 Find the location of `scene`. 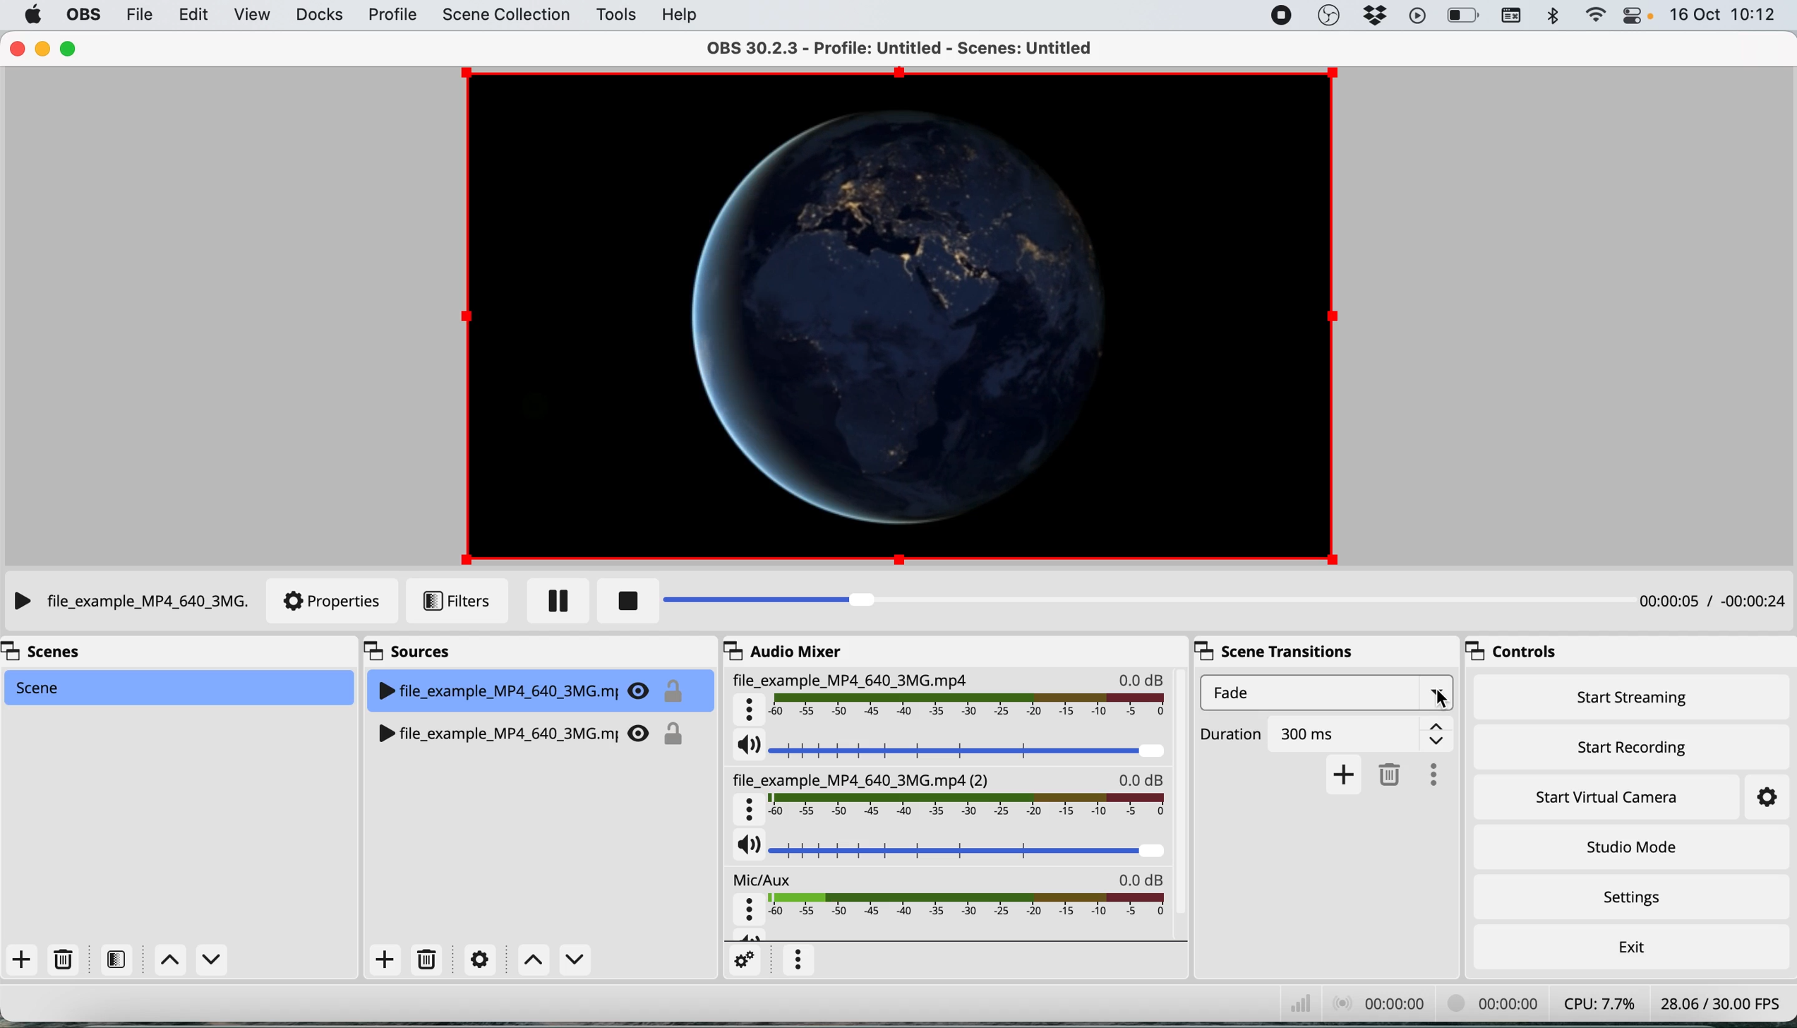

scene is located at coordinates (178, 687).